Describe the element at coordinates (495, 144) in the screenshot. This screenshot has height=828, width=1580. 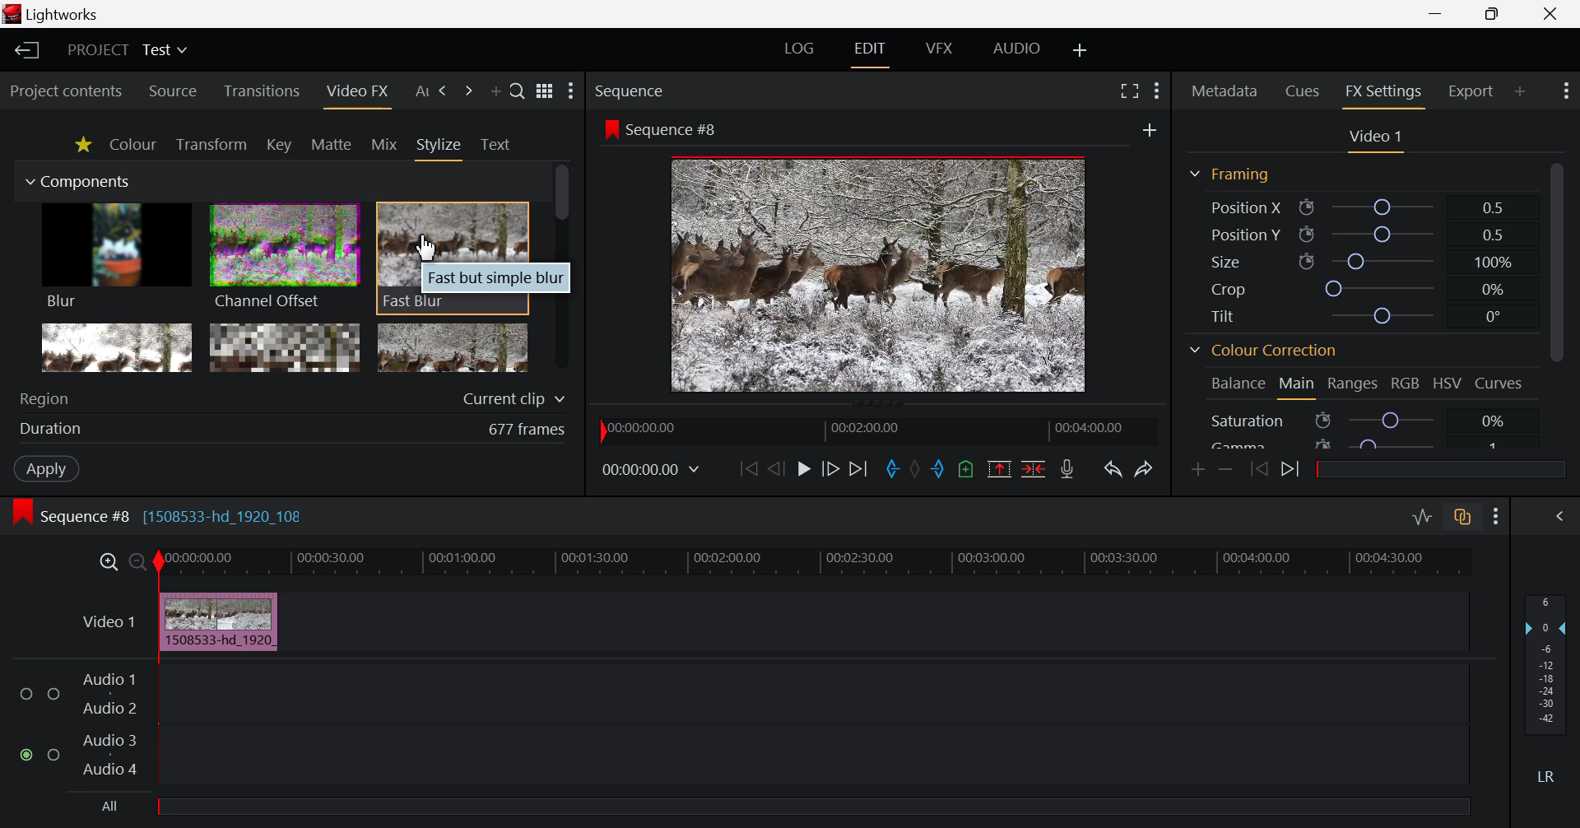
I see `Text` at that location.